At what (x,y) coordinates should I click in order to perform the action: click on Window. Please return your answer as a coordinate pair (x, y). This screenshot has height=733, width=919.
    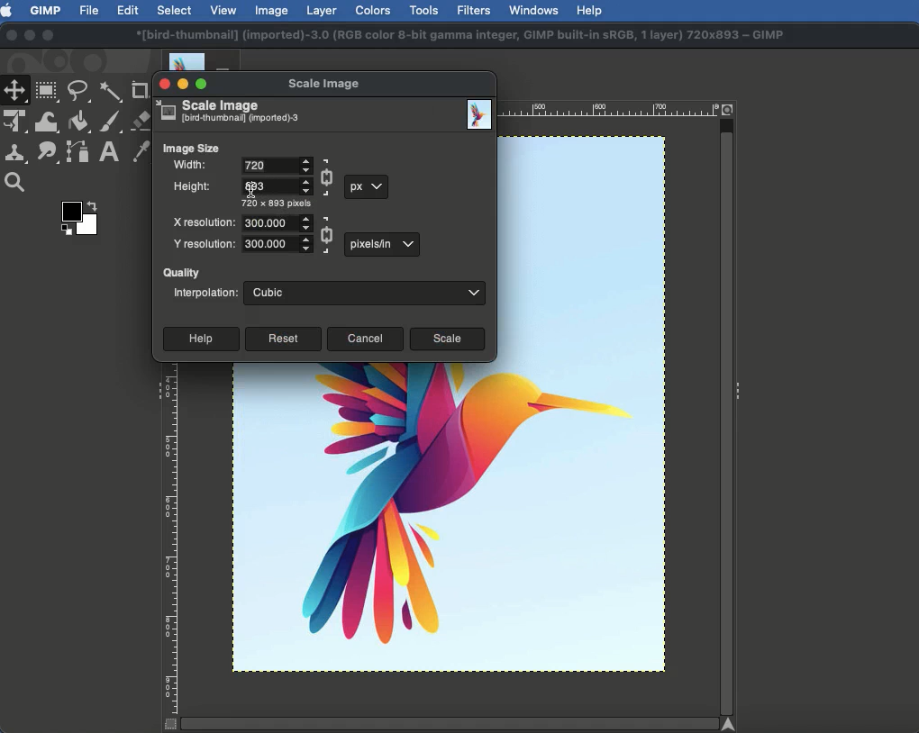
    Looking at the image, I should click on (536, 9).